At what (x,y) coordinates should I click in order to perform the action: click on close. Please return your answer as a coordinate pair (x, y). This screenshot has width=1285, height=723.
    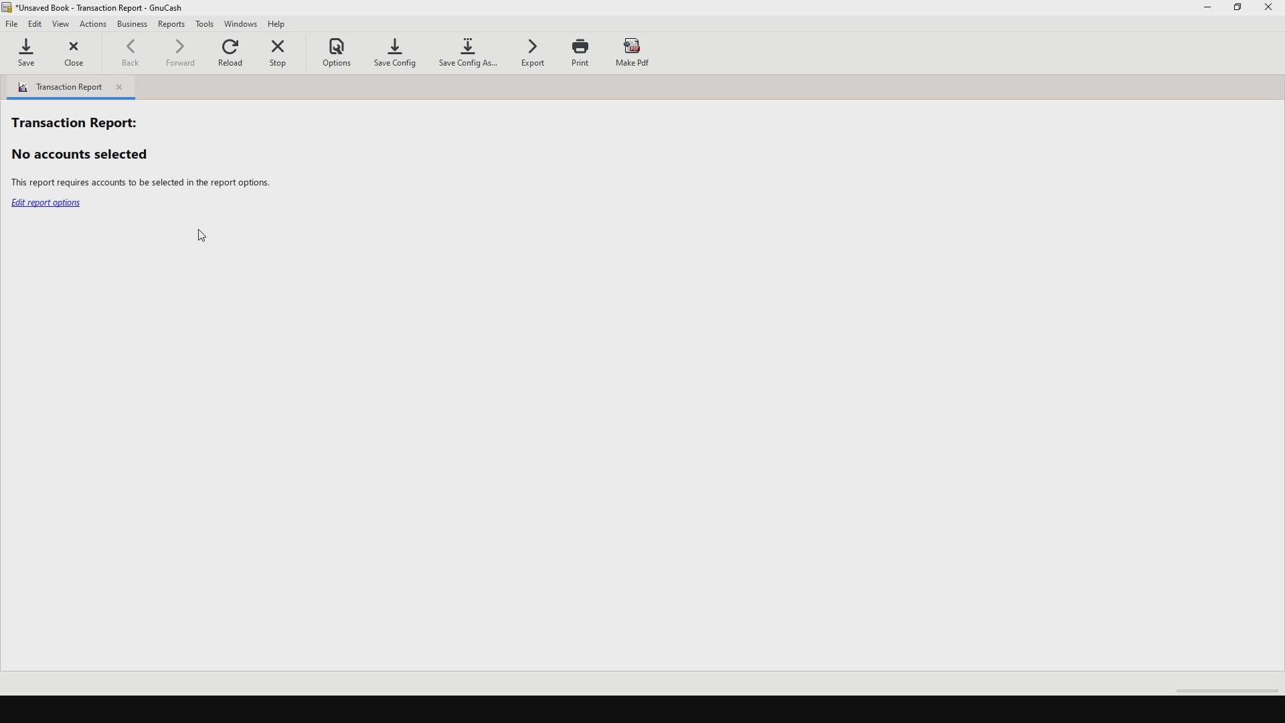
    Looking at the image, I should click on (79, 56).